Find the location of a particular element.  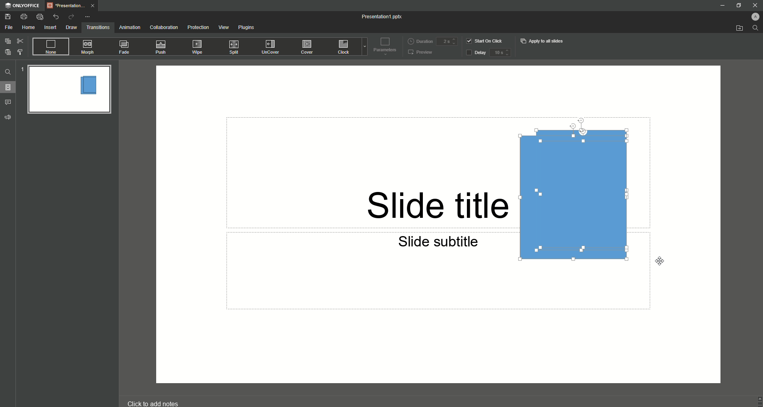

all 3 shapes aligned to the right is located at coordinates (576, 192).